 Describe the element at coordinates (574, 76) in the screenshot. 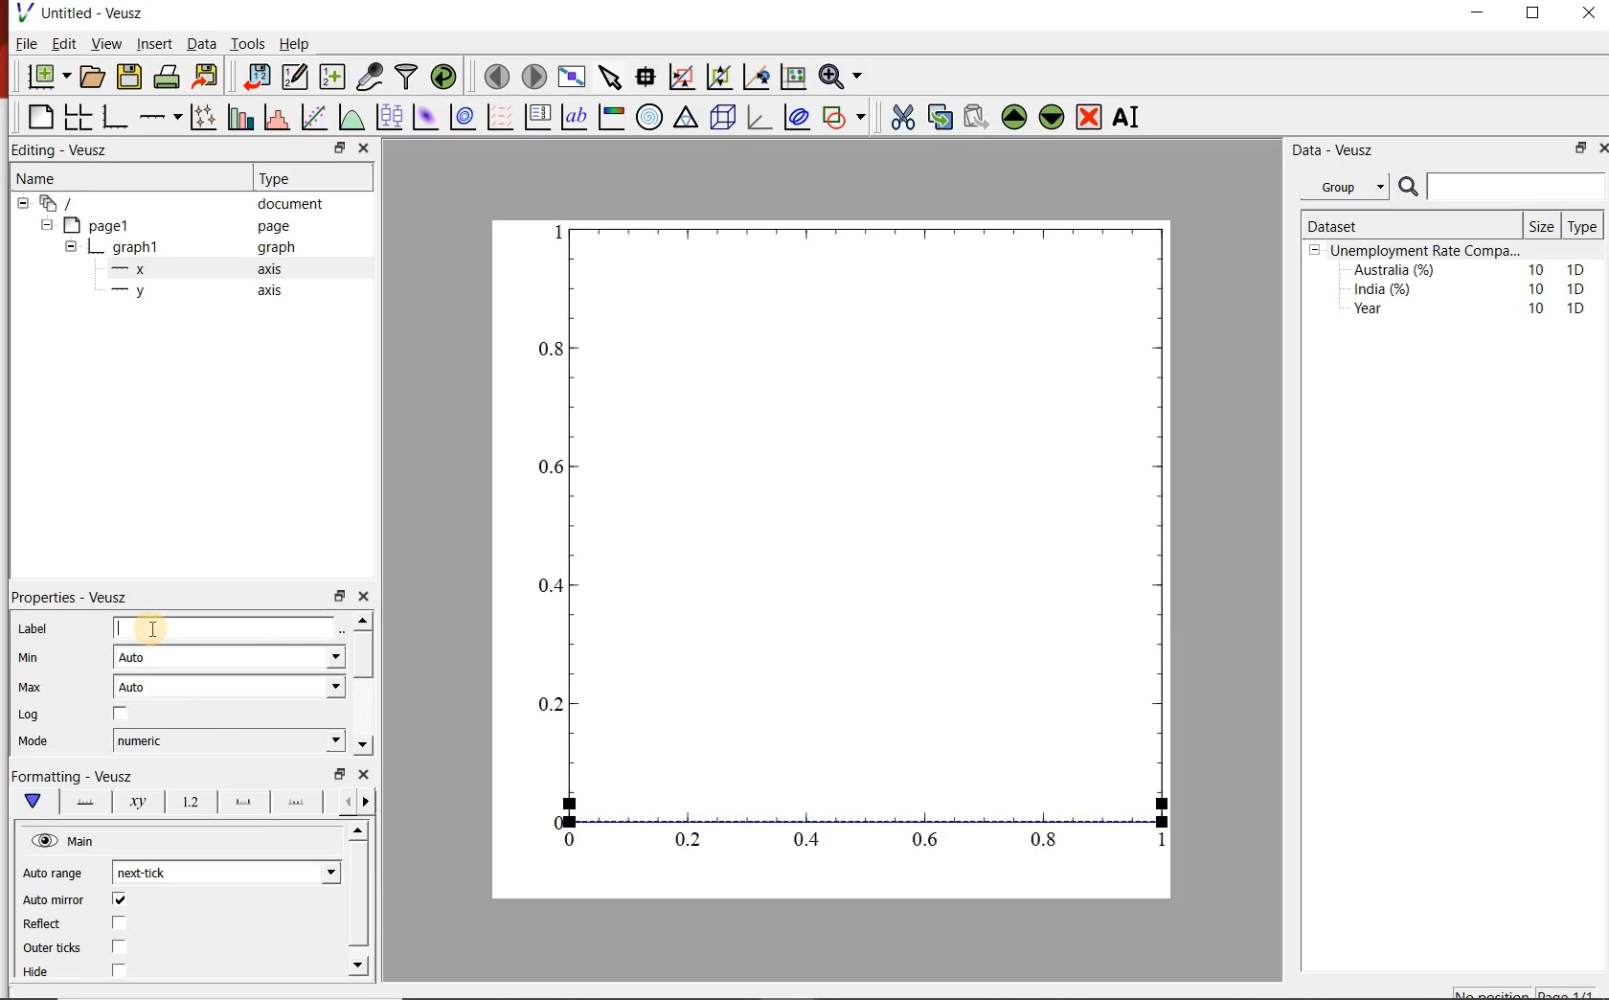

I see `view plot on full screen` at that location.